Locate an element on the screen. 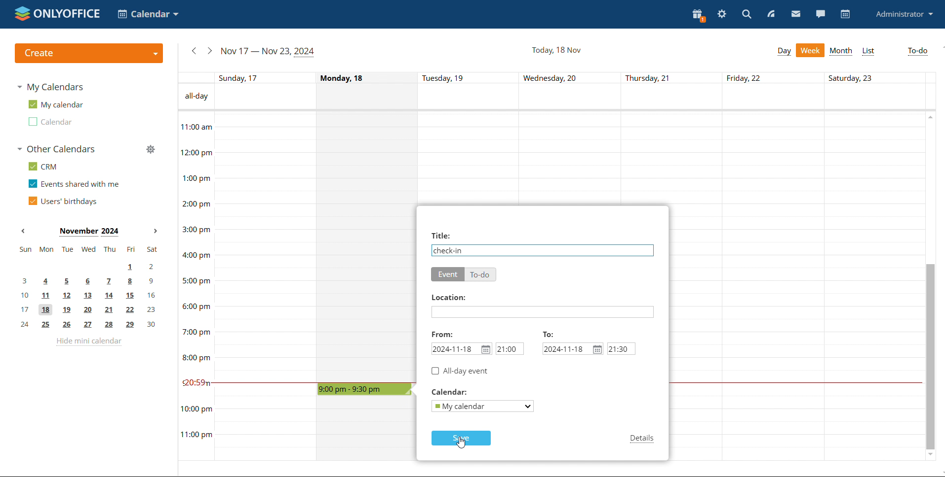  Tuesday is located at coordinates (466, 159).